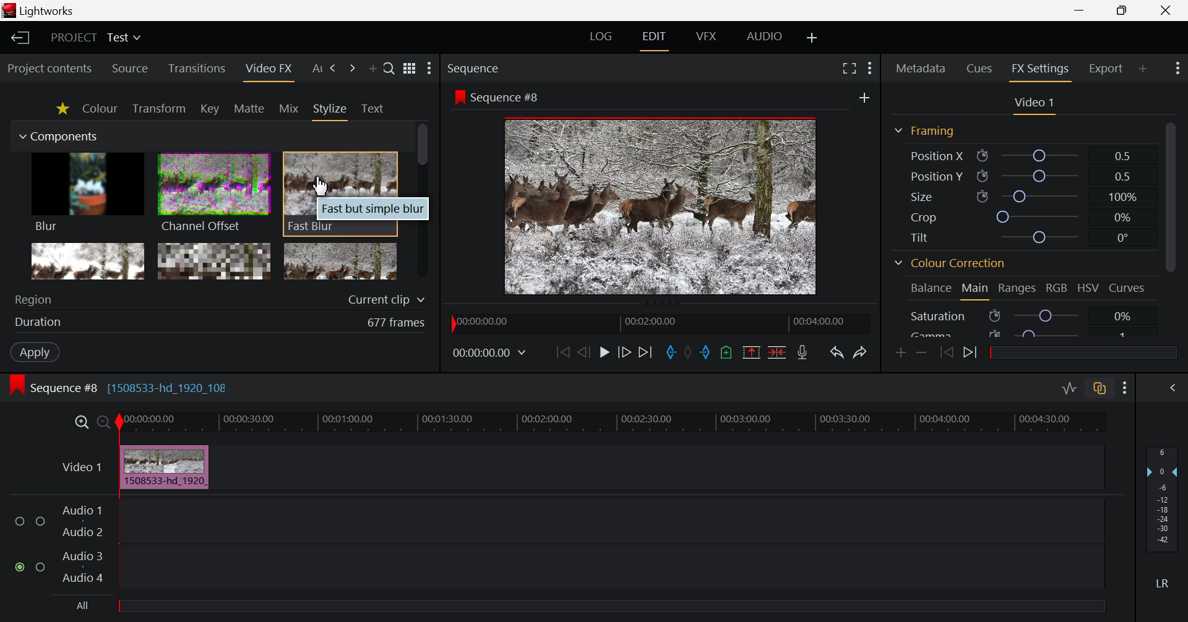 The height and width of the screenshot is (622, 1188). What do you see at coordinates (706, 40) in the screenshot?
I see `VFX` at bounding box center [706, 40].